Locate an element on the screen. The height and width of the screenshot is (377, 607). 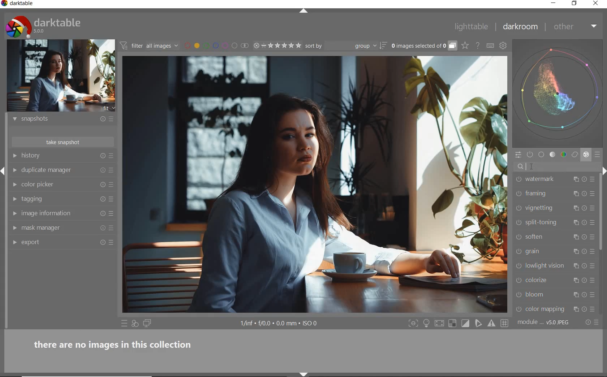
'colonize' is switched off is located at coordinates (518, 280).